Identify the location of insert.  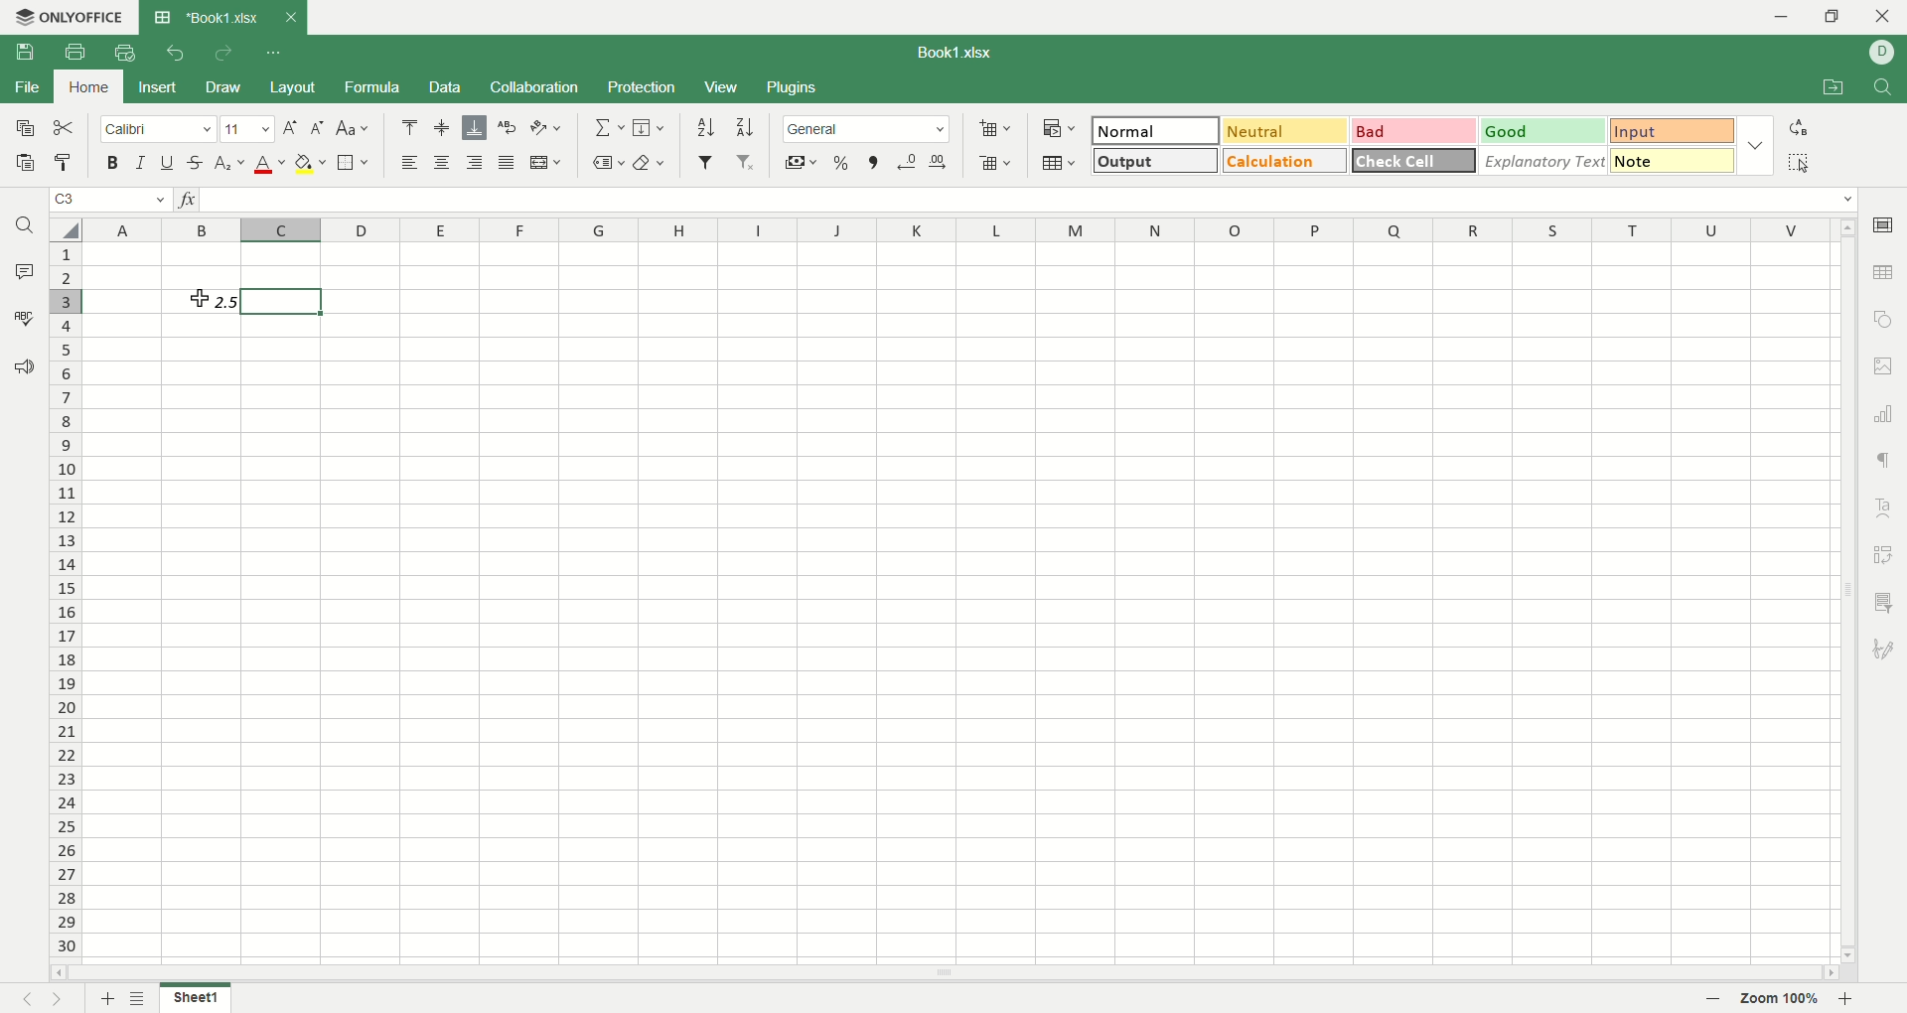
(153, 88).